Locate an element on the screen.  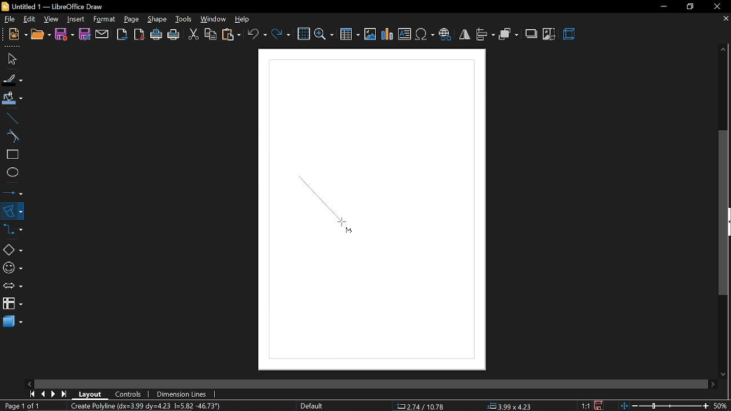
curves and polygons is located at coordinates (13, 211).